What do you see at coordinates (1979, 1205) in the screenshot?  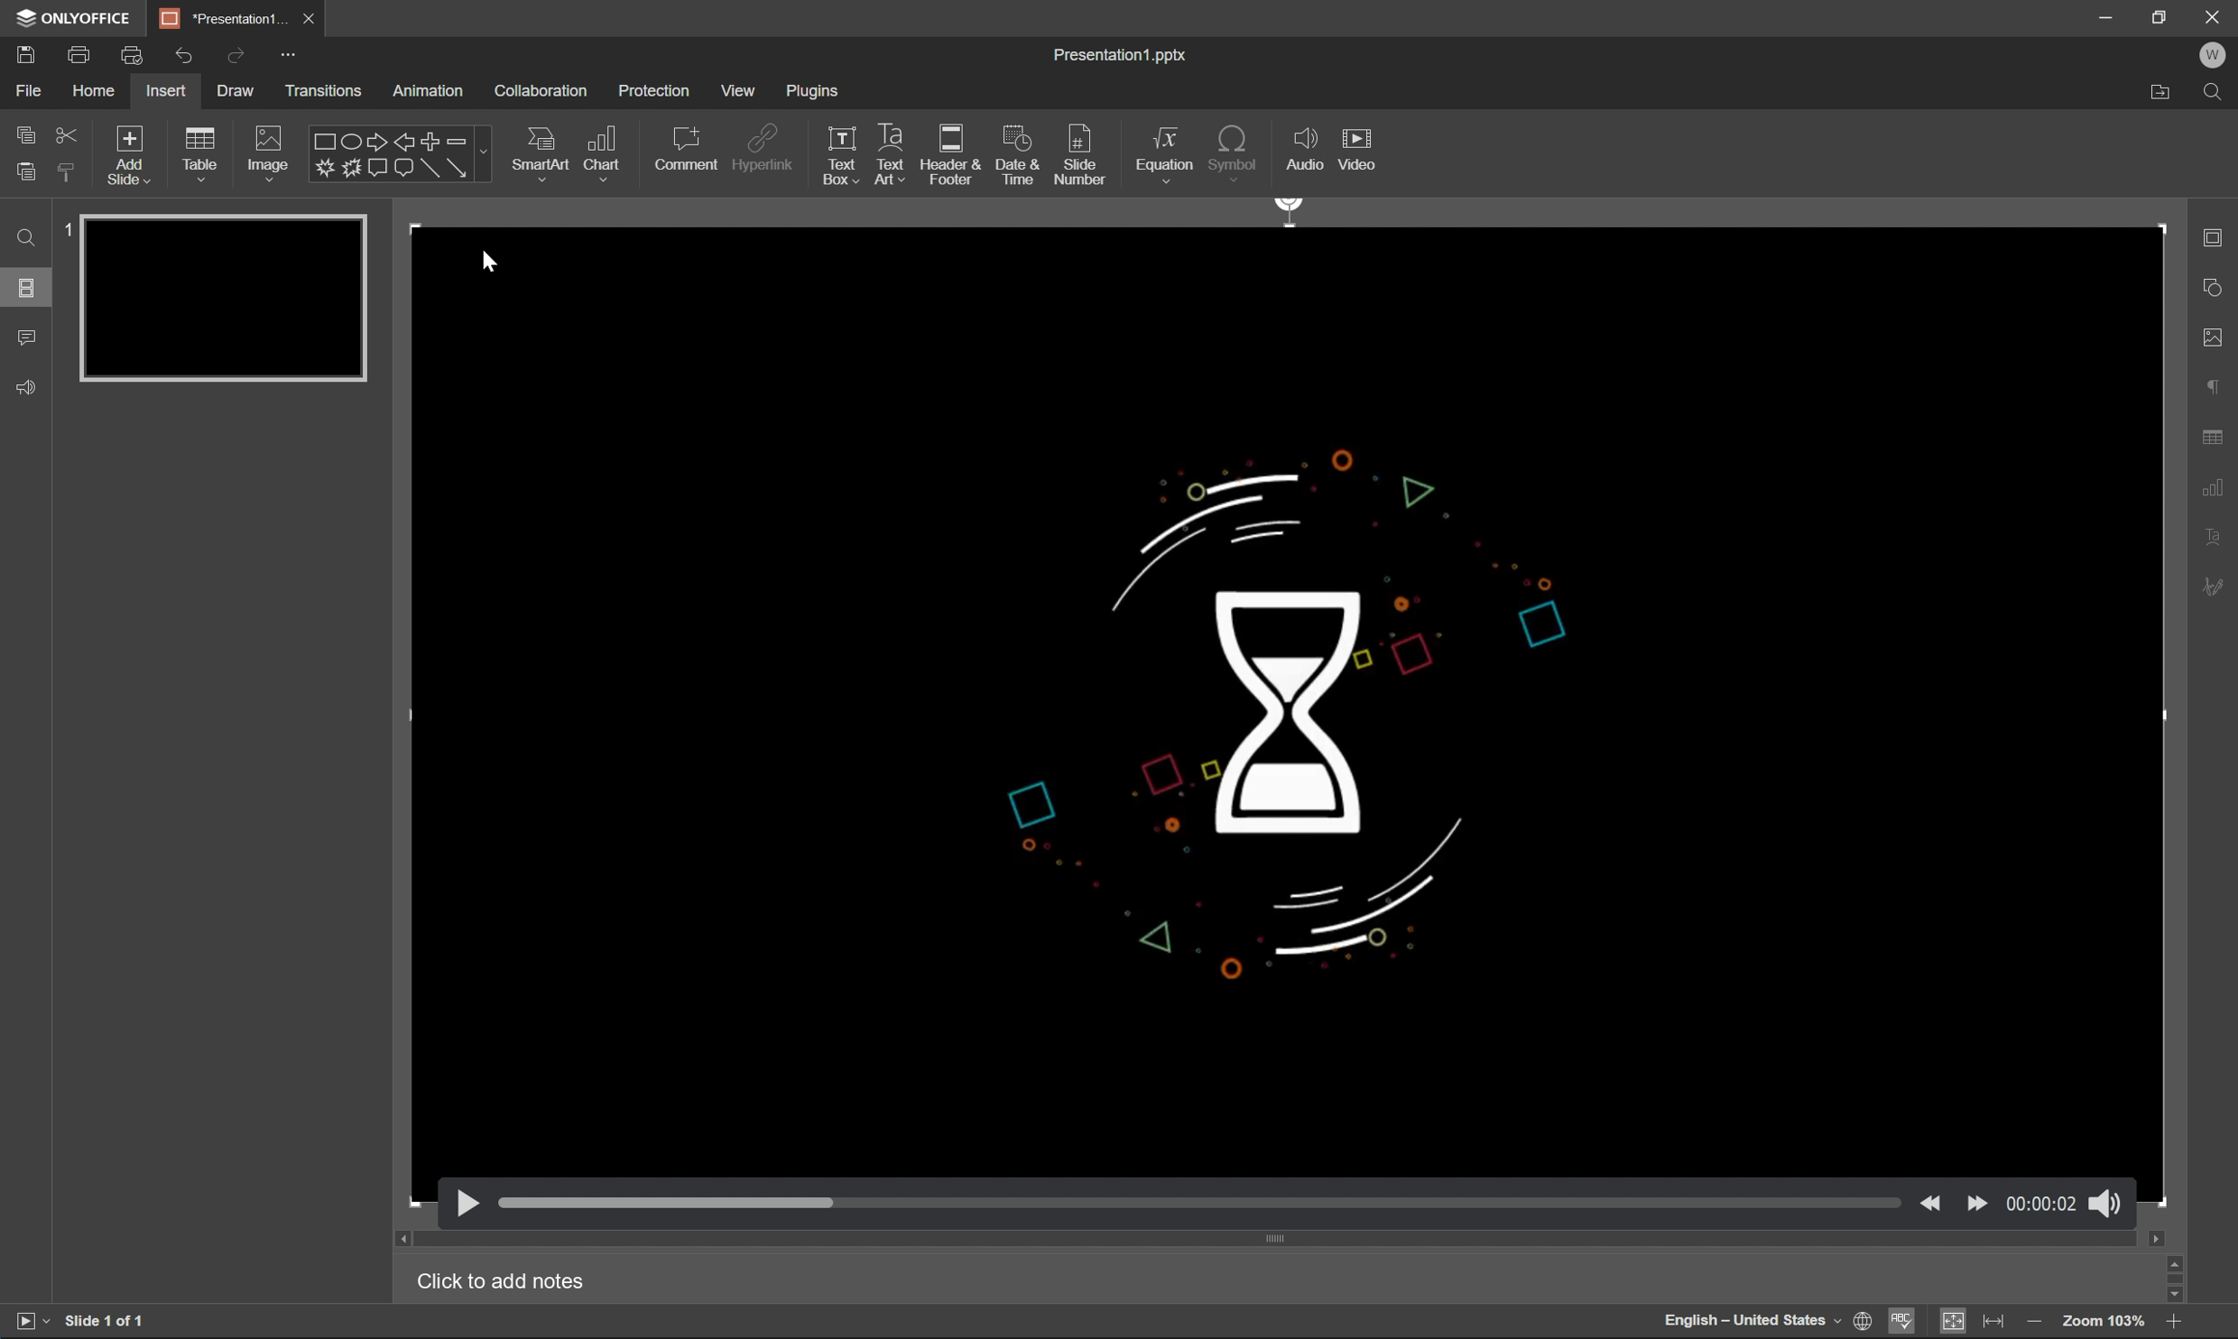 I see `move forward` at bounding box center [1979, 1205].